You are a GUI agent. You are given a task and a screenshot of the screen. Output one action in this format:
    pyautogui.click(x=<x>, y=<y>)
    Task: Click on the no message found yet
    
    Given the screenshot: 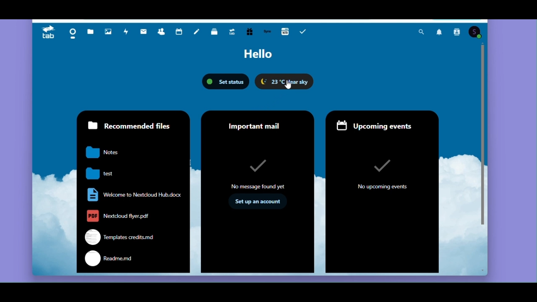 What is the action you would take?
    pyautogui.click(x=261, y=174)
    